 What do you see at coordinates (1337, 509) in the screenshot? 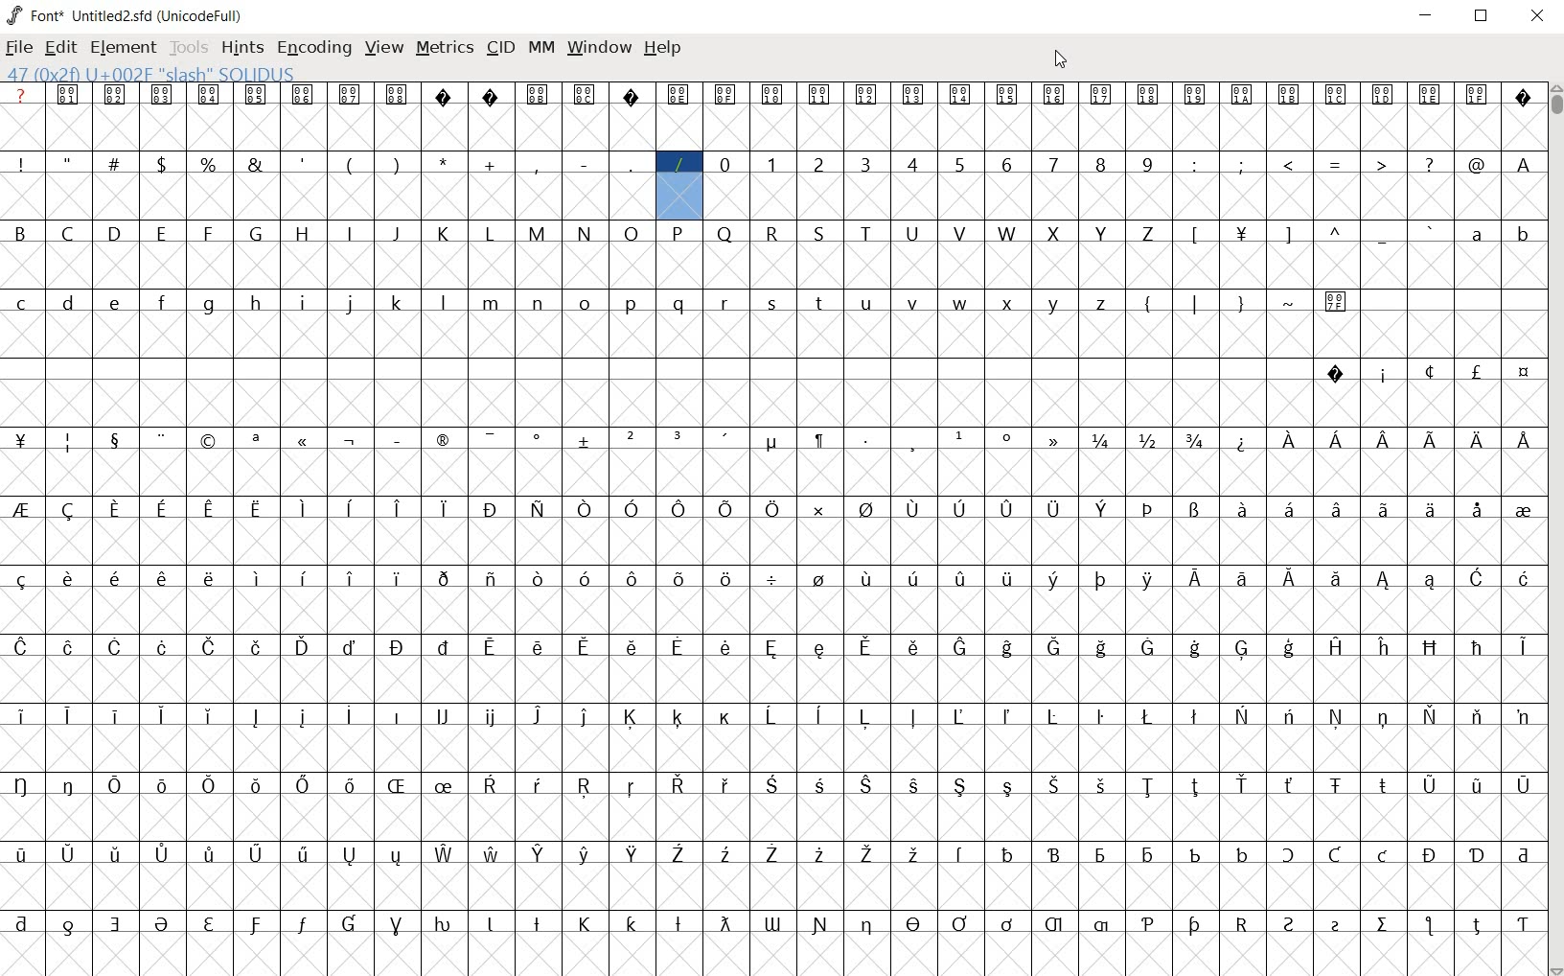
I see `glyph` at bounding box center [1337, 509].